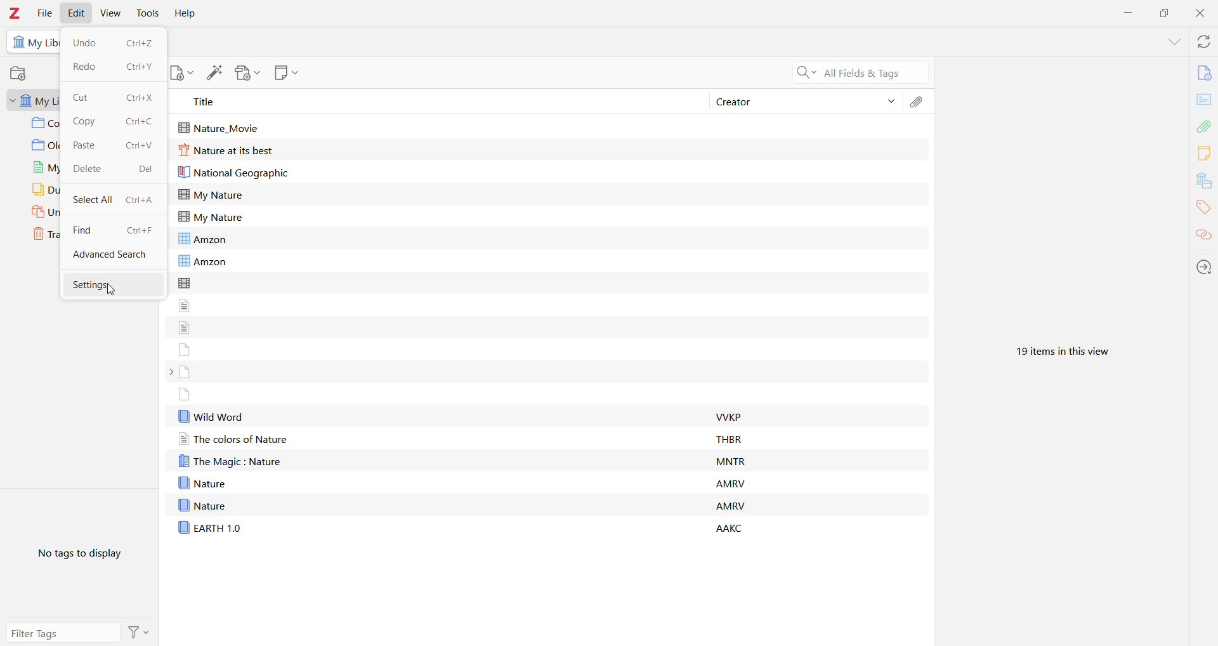  I want to click on Sync with zotero.org, so click(1203, 41).